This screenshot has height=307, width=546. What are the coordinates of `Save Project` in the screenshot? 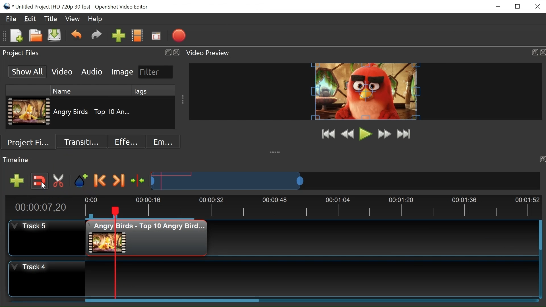 It's located at (54, 36).